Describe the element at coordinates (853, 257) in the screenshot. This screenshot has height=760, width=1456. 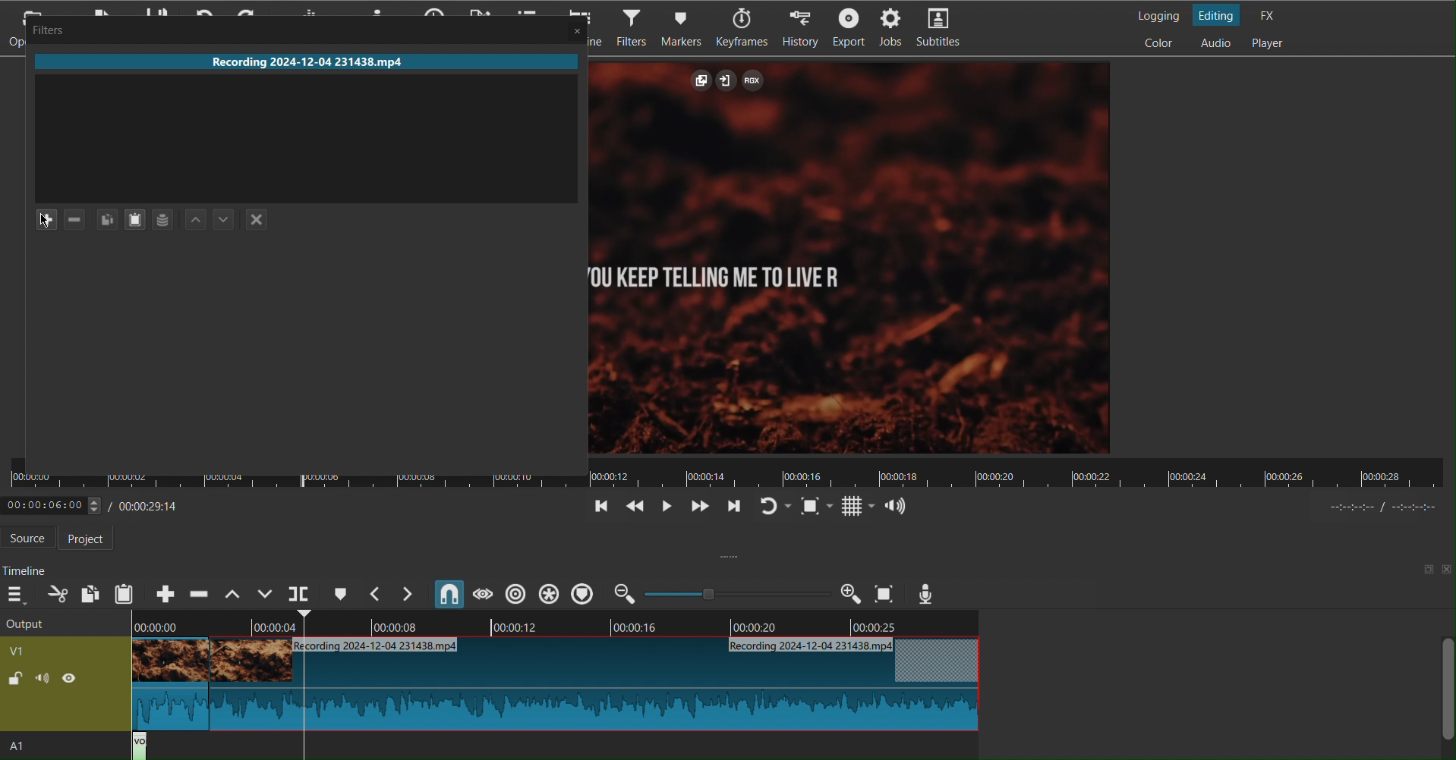
I see `Clip View` at that location.